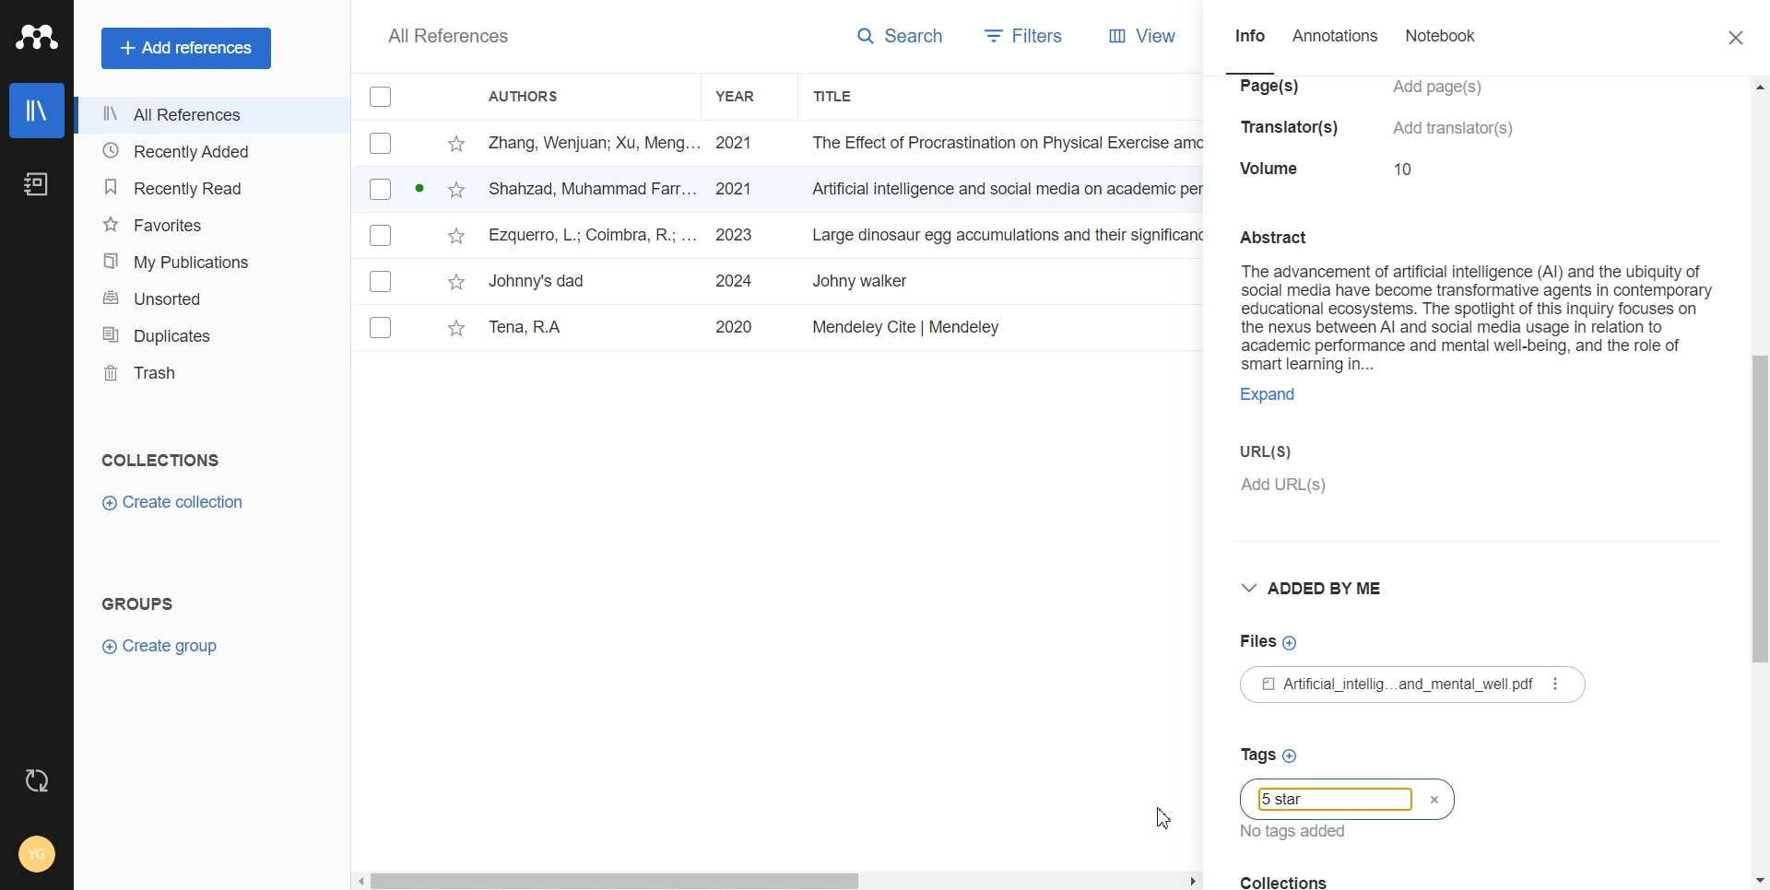 The image size is (1770, 890). Describe the element at coordinates (138, 603) in the screenshot. I see `Groups` at that location.